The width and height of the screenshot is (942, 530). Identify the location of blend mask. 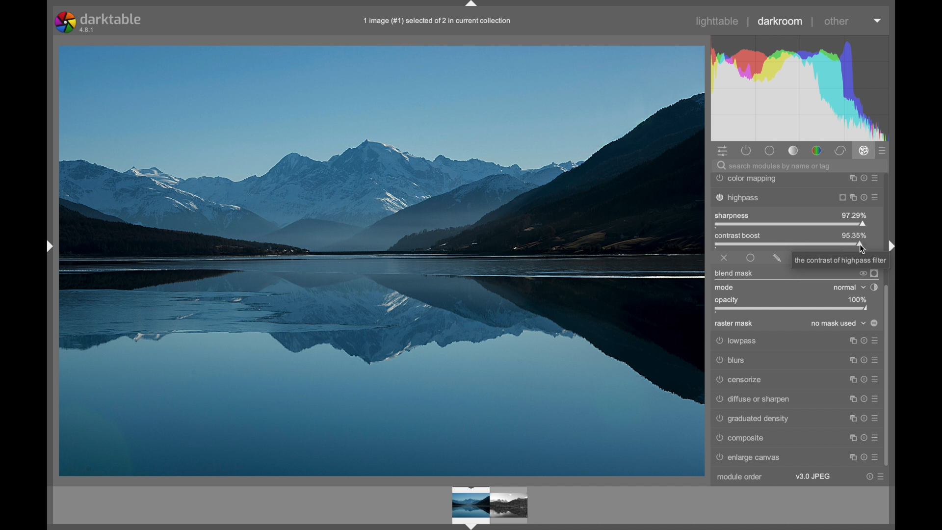
(733, 273).